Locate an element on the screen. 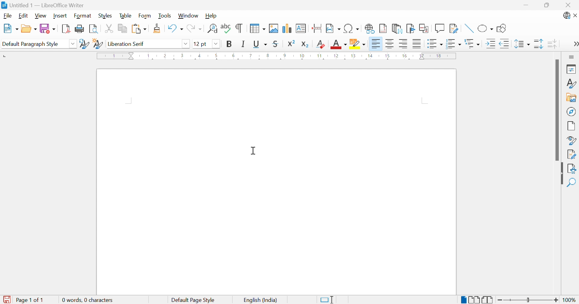  Insert chart is located at coordinates (288, 29).